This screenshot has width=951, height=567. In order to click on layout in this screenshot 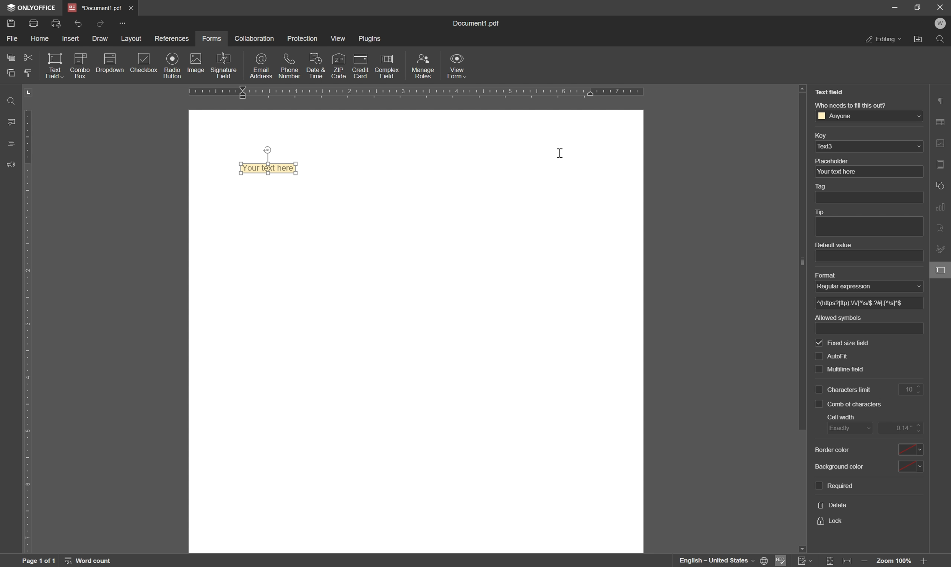, I will do `click(130, 39)`.